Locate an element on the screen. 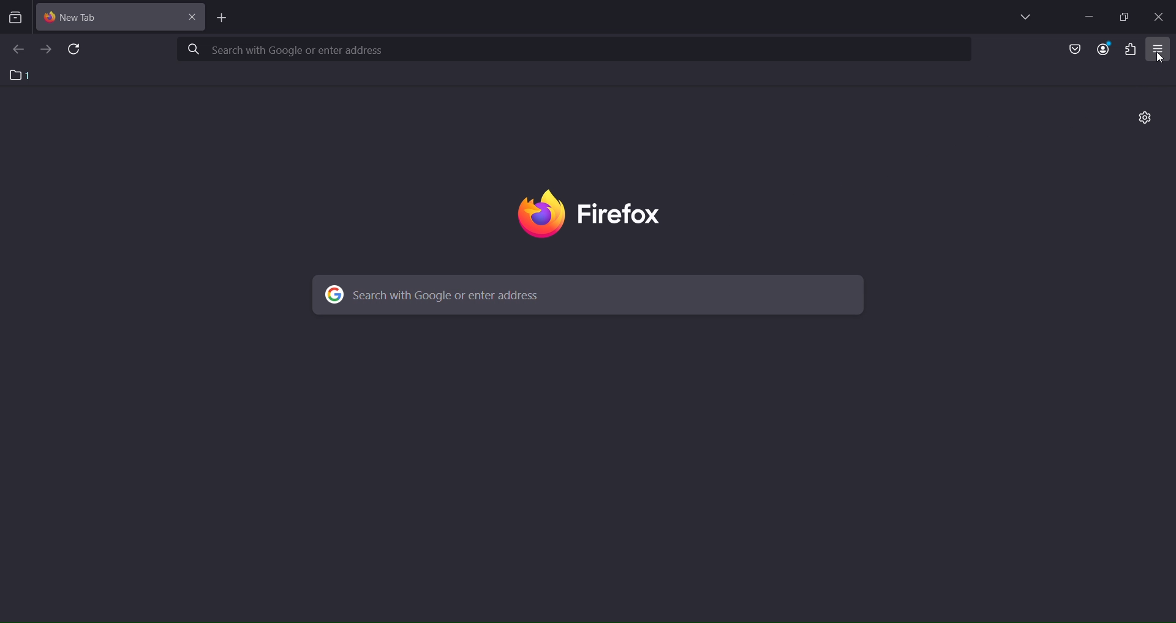 The height and width of the screenshot is (623, 1176). personalize new tab is located at coordinates (1145, 119).